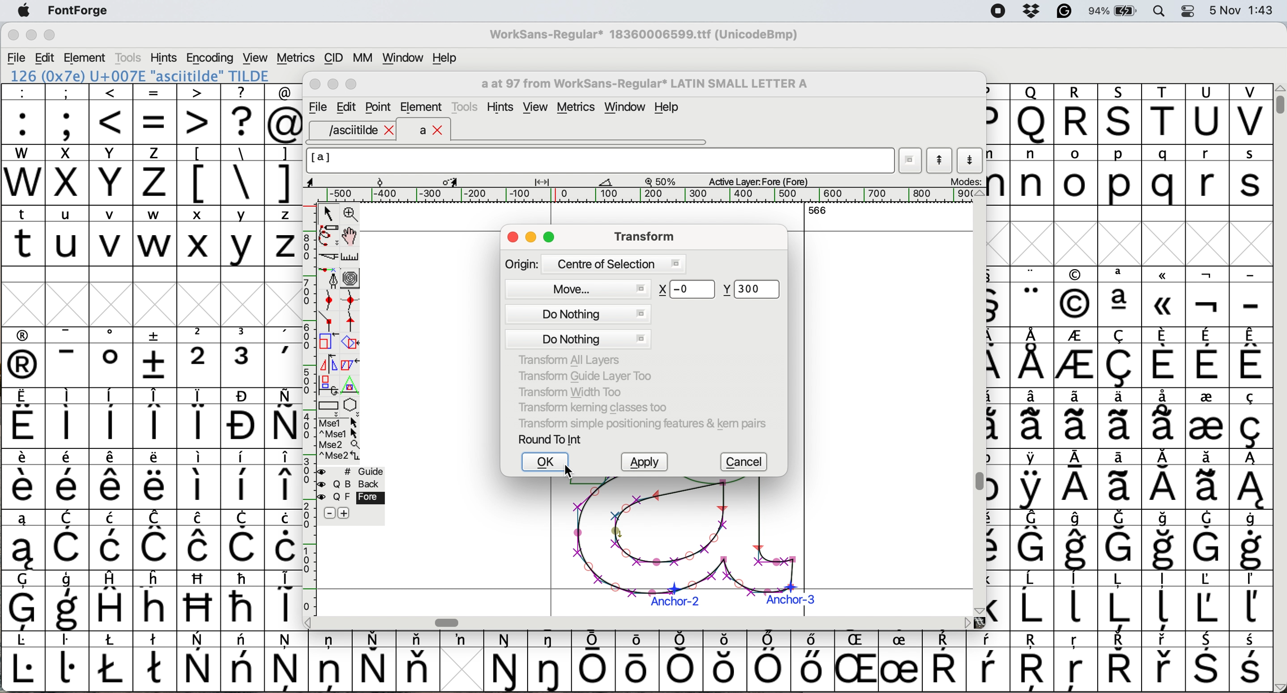  I want to click on symbol, so click(23, 479).